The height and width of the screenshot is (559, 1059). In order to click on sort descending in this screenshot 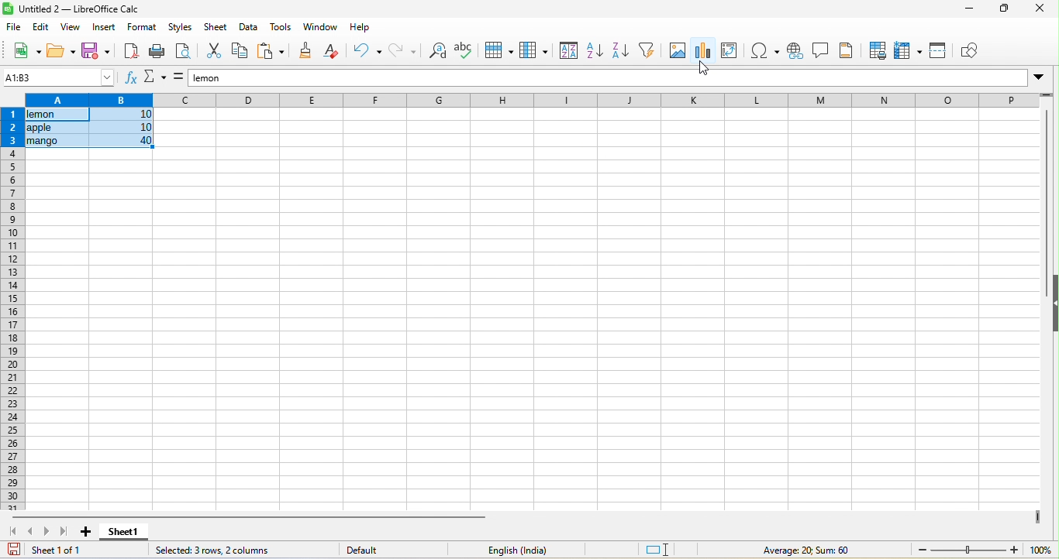, I will do `click(620, 53)`.